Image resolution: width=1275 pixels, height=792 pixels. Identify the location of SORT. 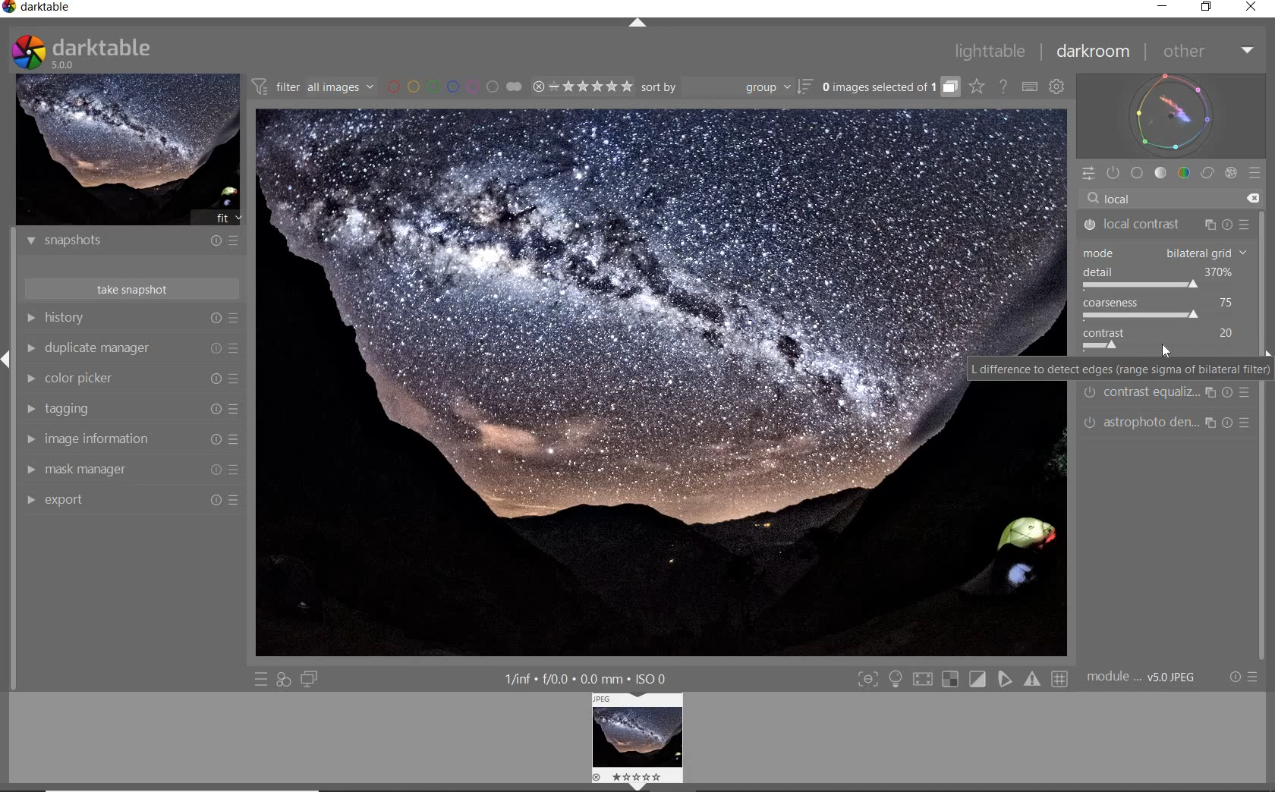
(716, 87).